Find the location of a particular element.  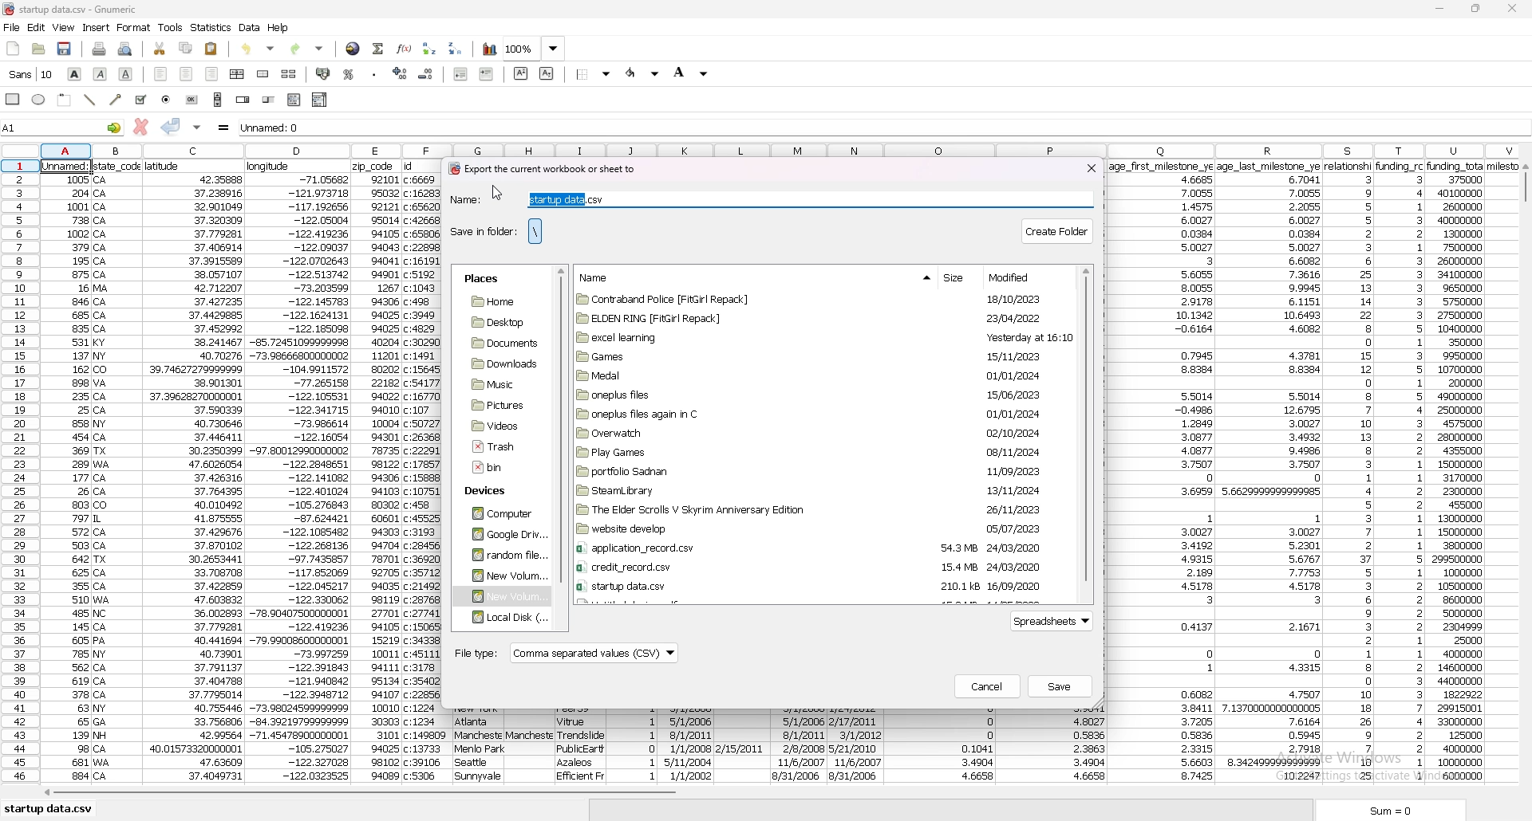

subscript is located at coordinates (547, 73).